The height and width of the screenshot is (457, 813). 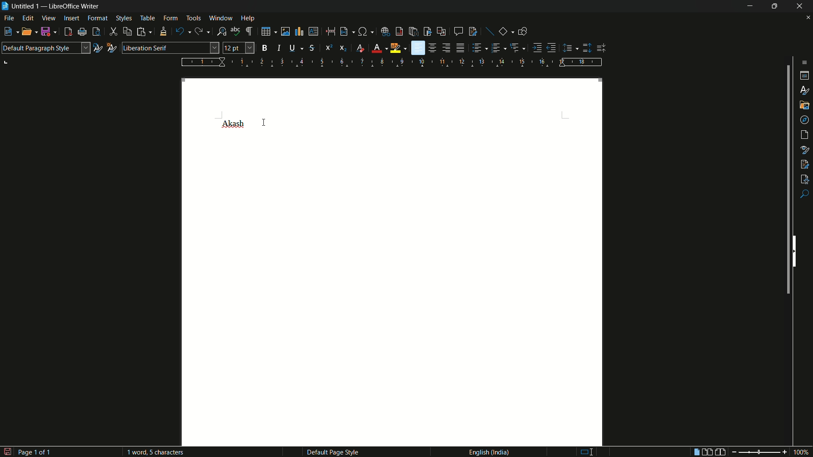 I want to click on justify, so click(x=462, y=49).